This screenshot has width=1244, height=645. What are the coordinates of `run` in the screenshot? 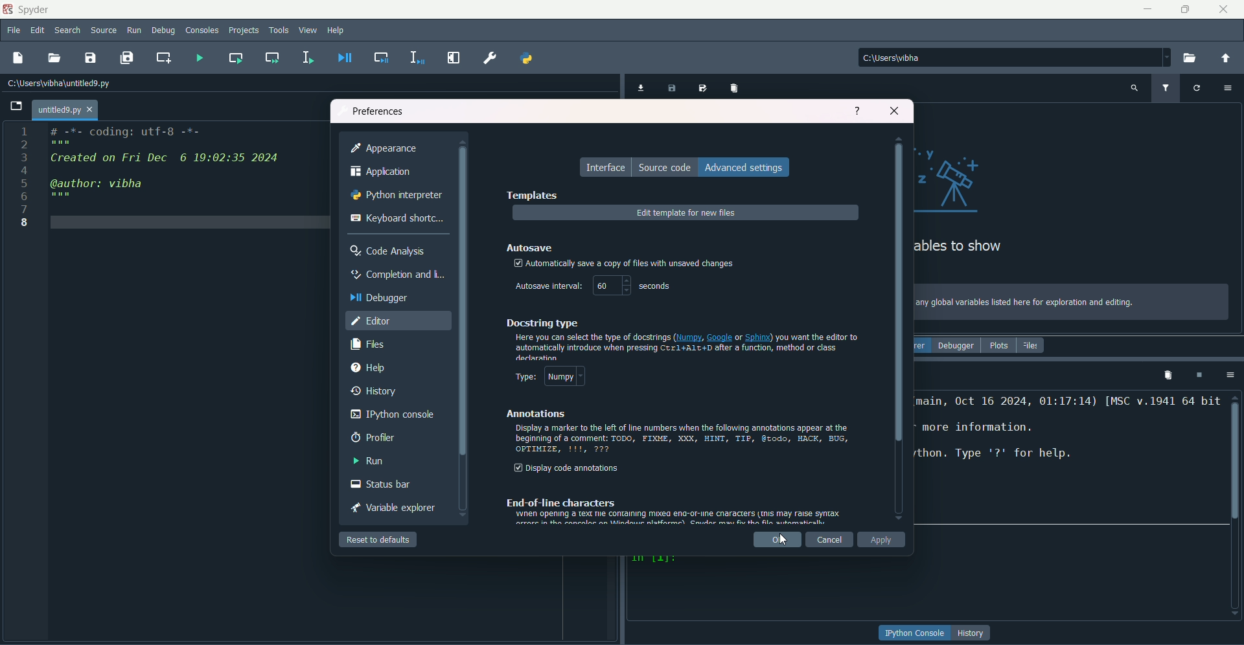 It's located at (371, 461).